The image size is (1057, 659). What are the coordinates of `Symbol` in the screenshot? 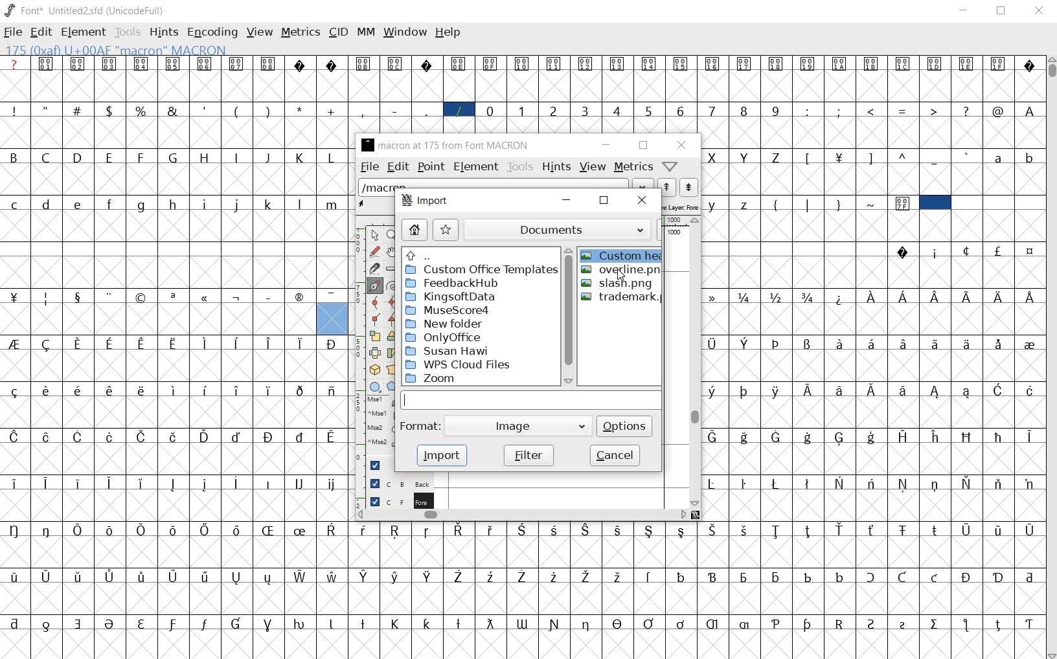 It's located at (778, 437).